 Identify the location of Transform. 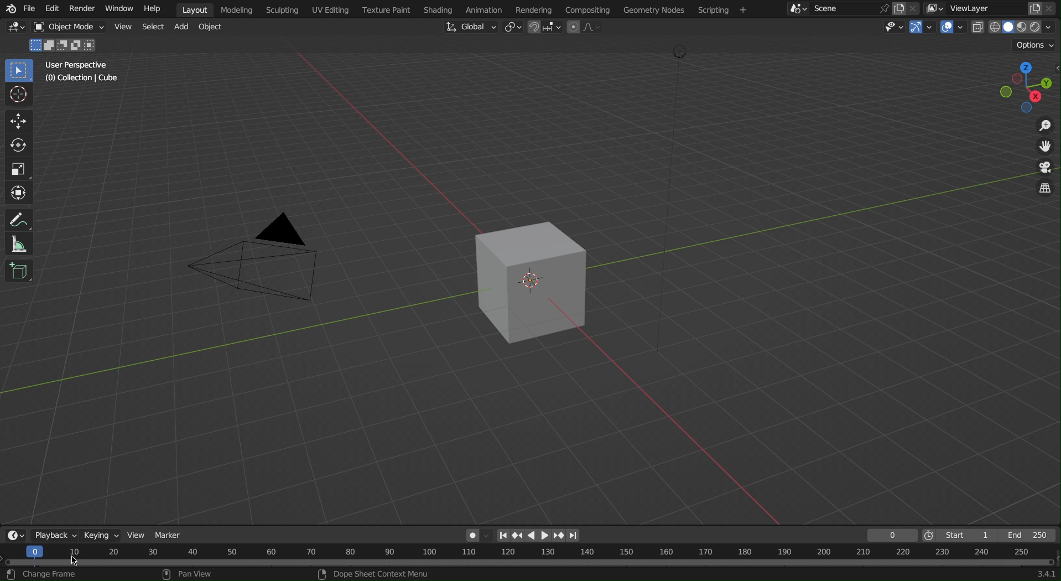
(17, 191).